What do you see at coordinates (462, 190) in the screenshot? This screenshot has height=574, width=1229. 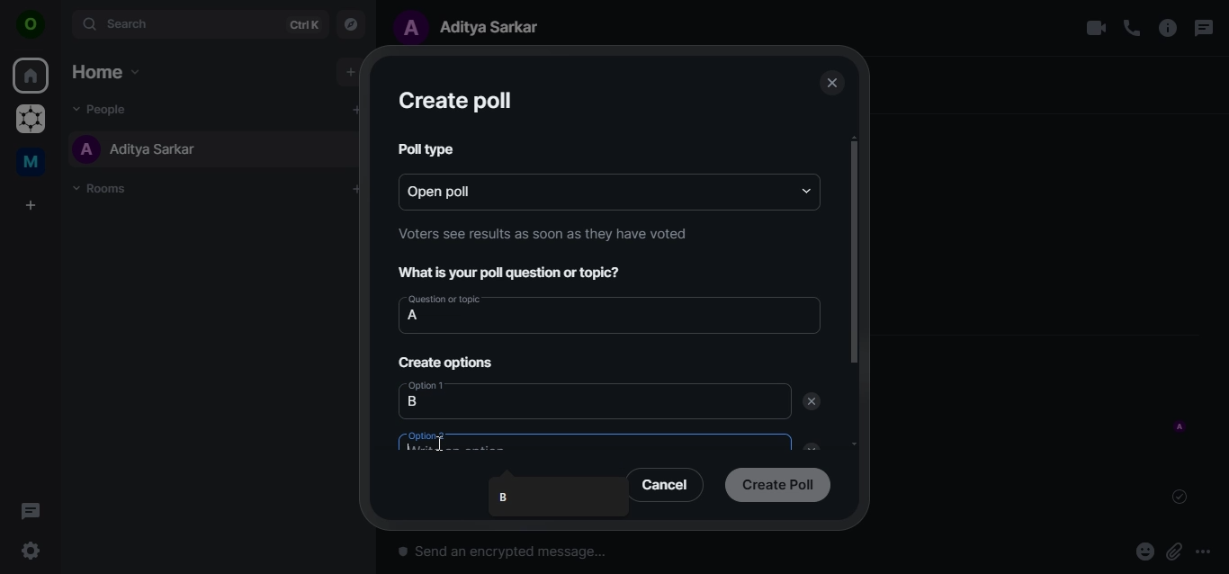 I see `open poll` at bounding box center [462, 190].